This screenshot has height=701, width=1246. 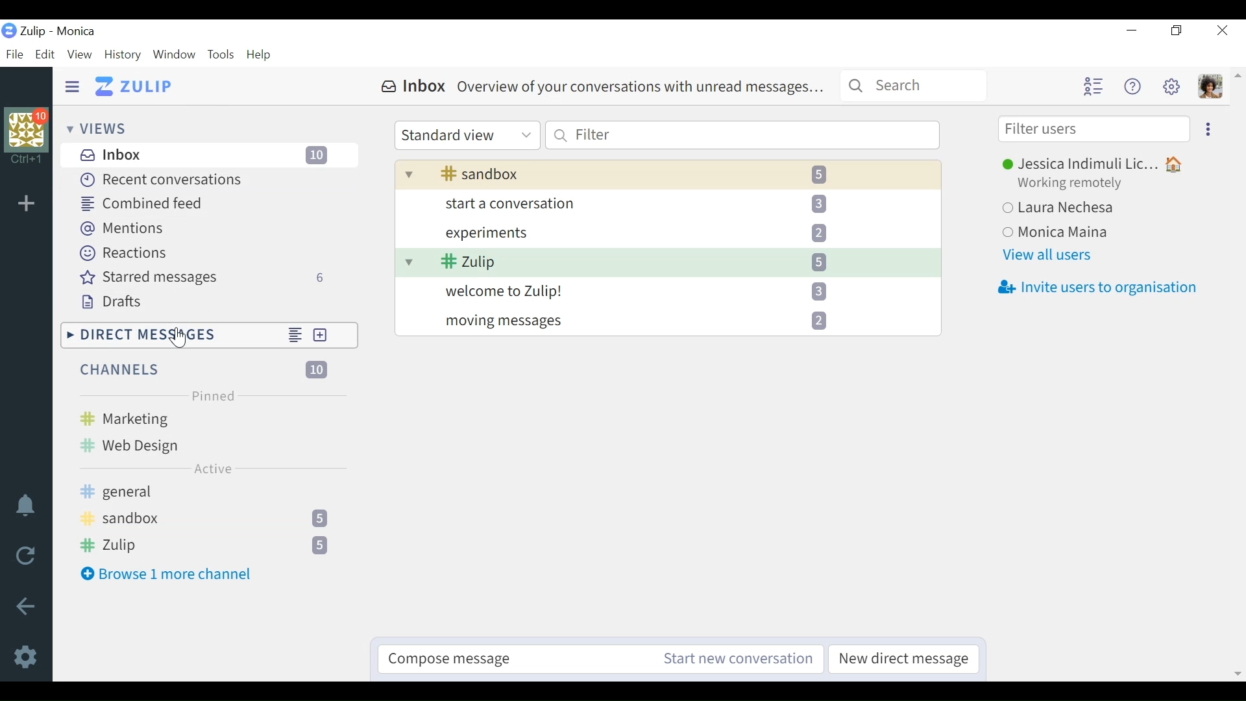 I want to click on Edit, so click(x=45, y=56).